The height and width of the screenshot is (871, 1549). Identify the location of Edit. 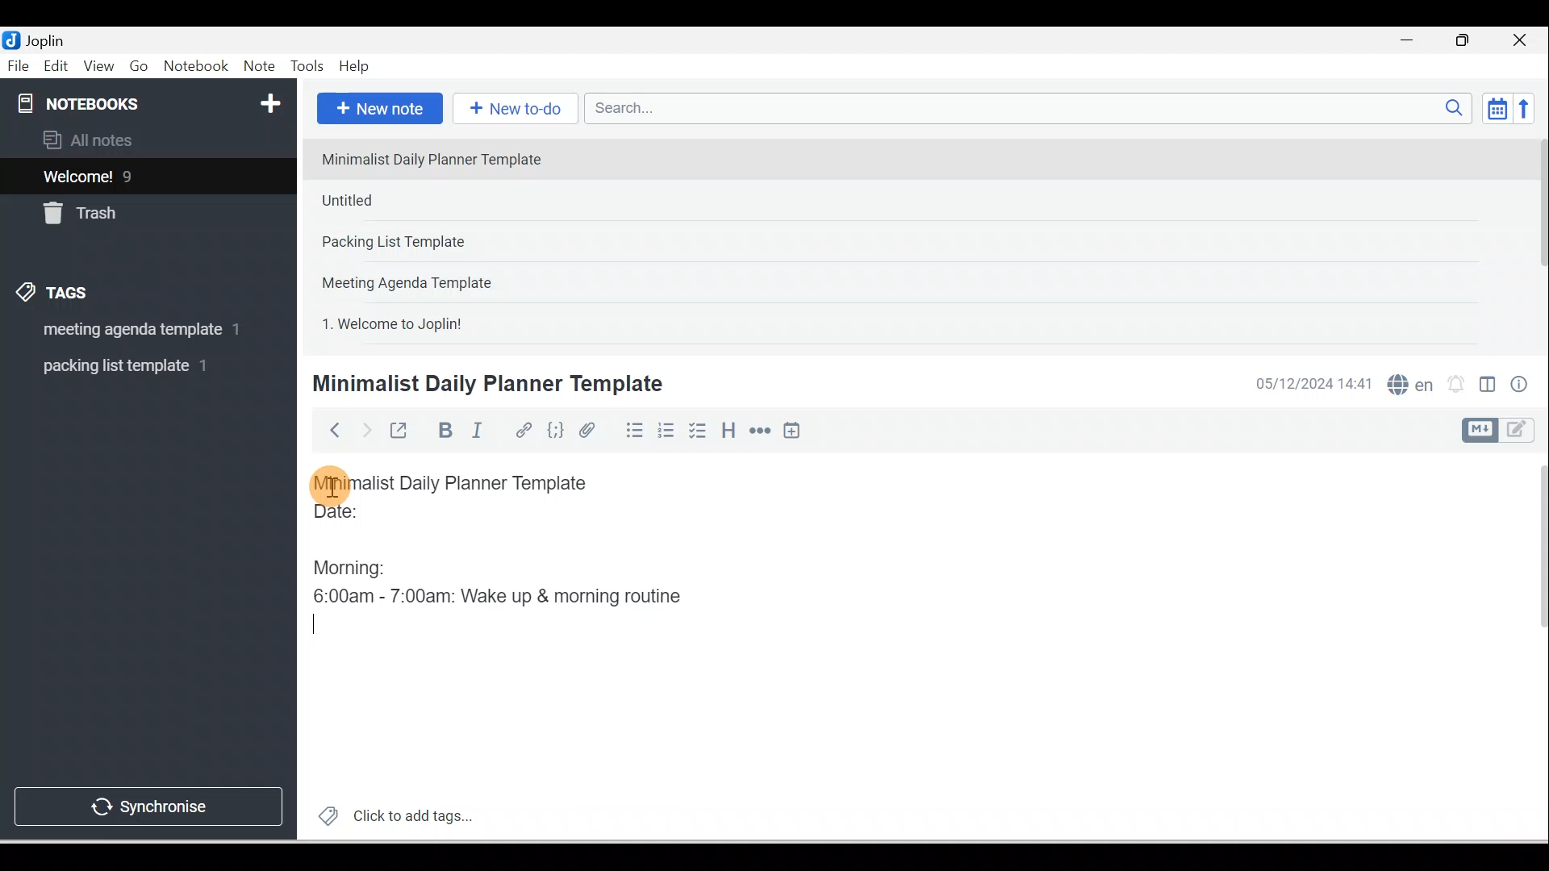
(57, 67).